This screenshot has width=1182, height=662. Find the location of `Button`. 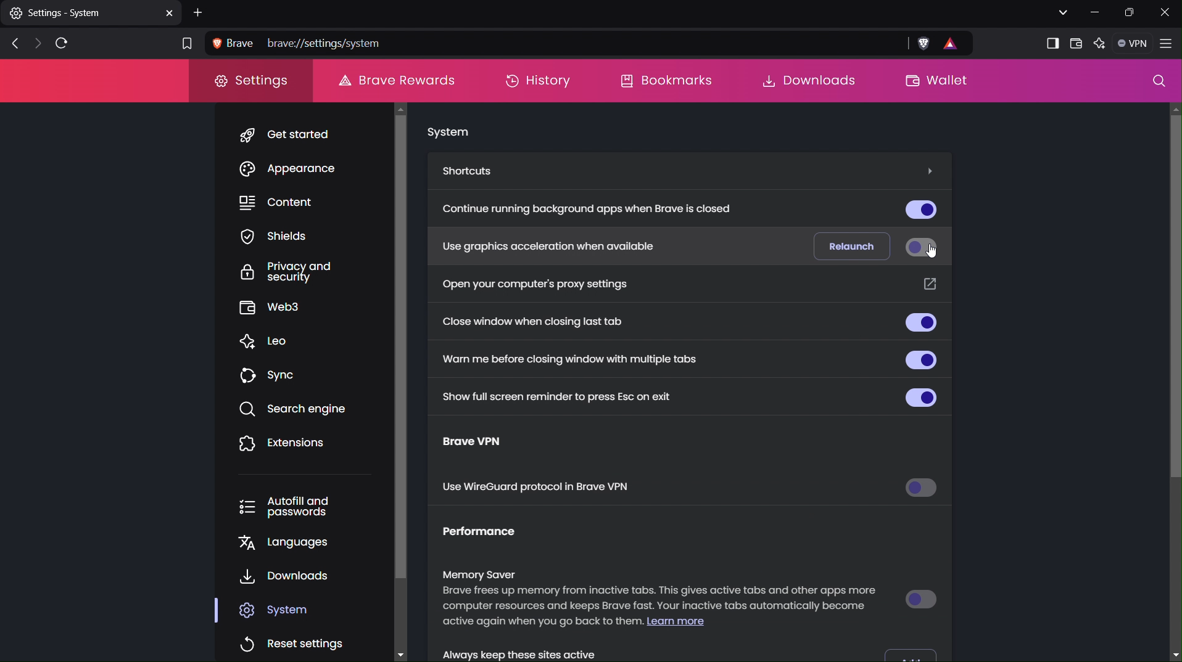

Button is located at coordinates (923, 490).